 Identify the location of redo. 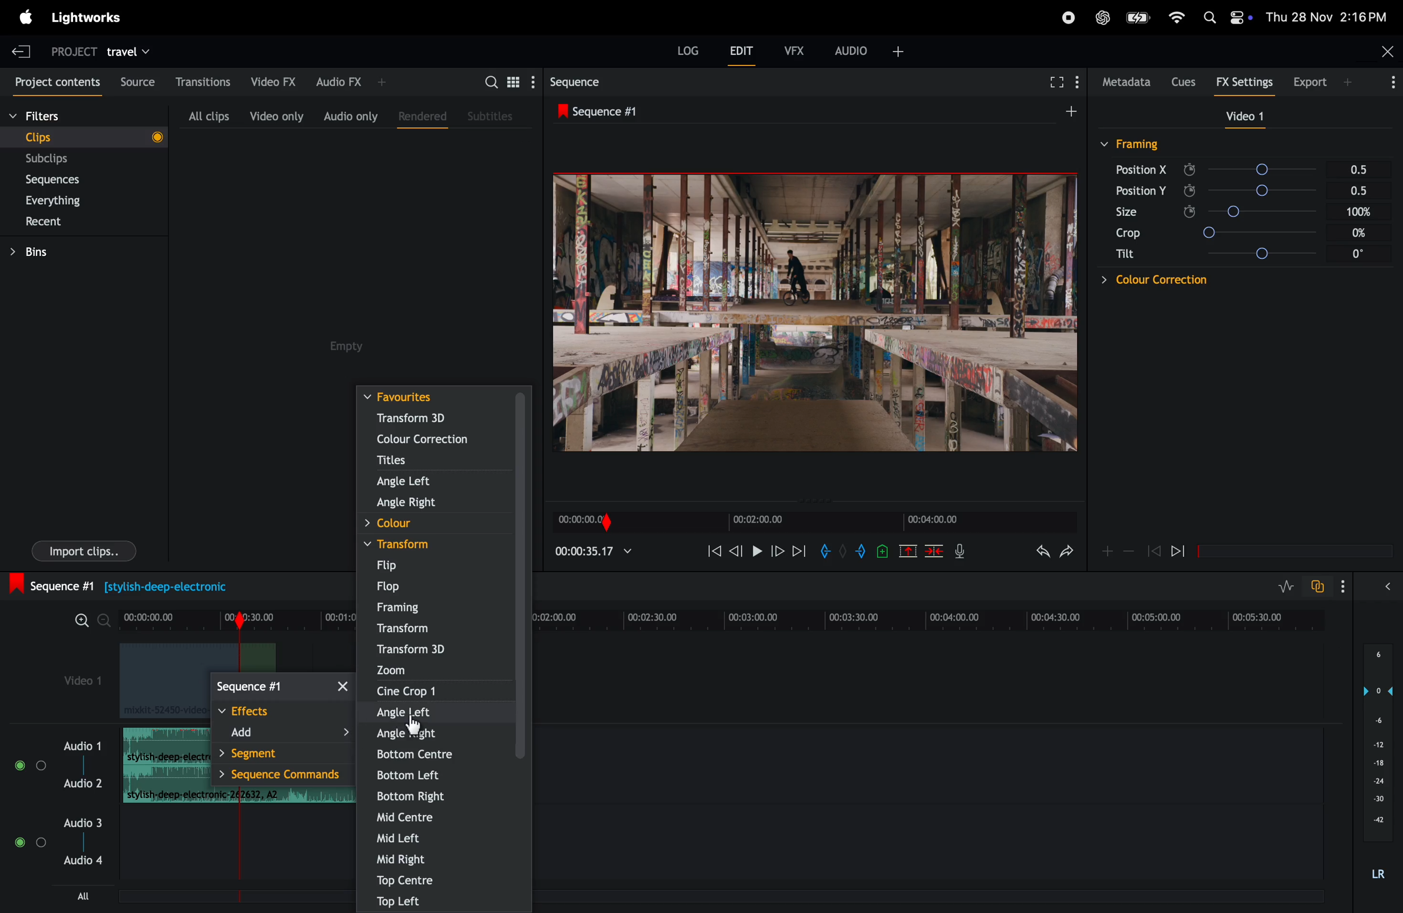
(1039, 553).